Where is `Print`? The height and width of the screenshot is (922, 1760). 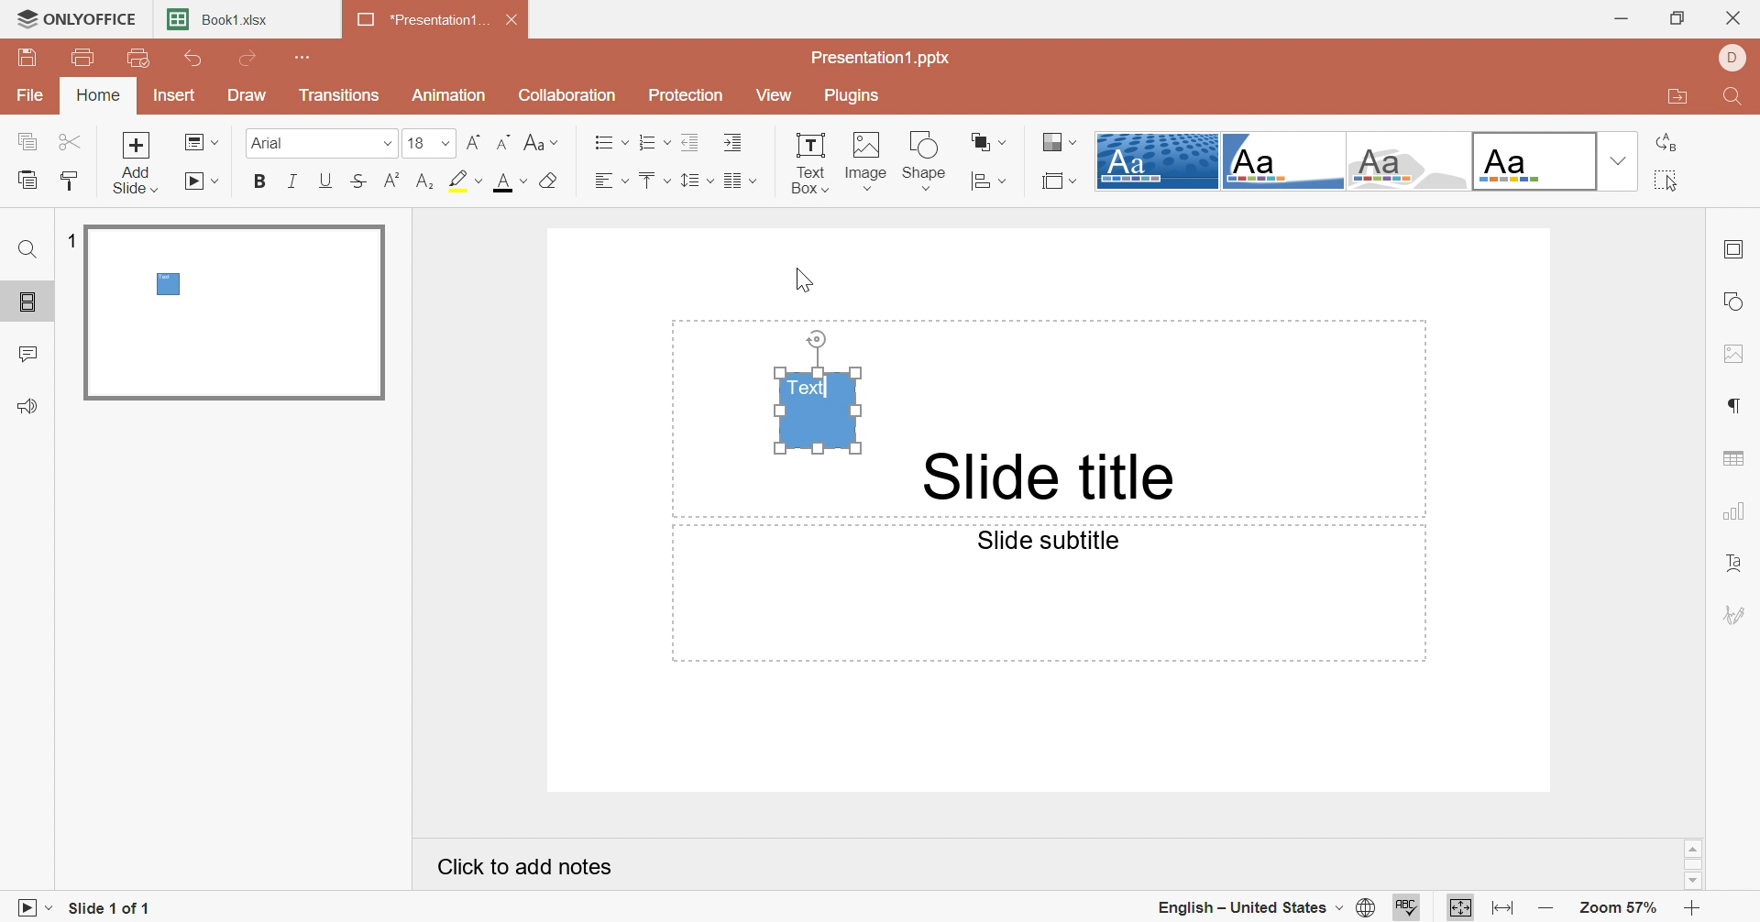 Print is located at coordinates (92, 58).